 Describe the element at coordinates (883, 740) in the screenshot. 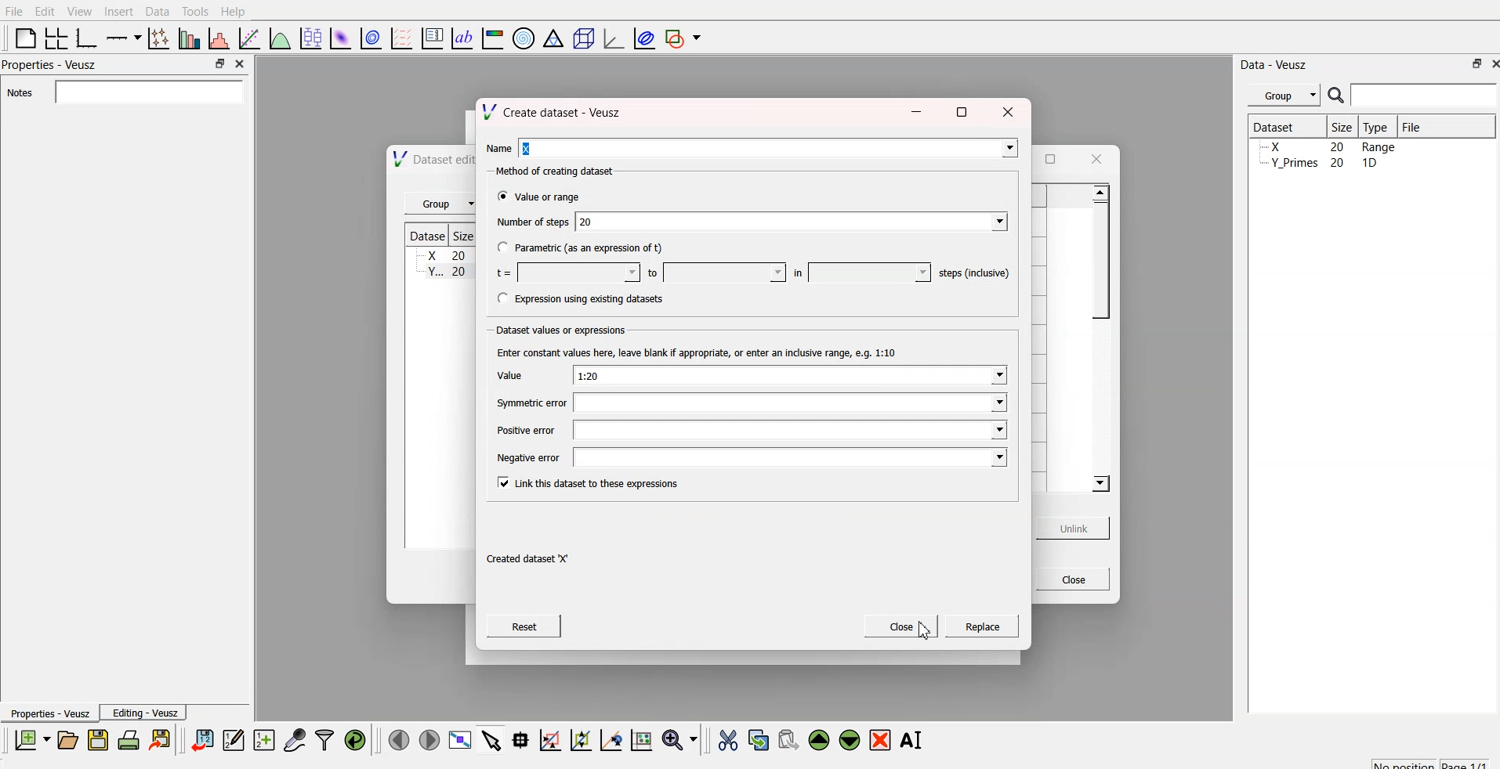

I see `remove the selected widget` at that location.